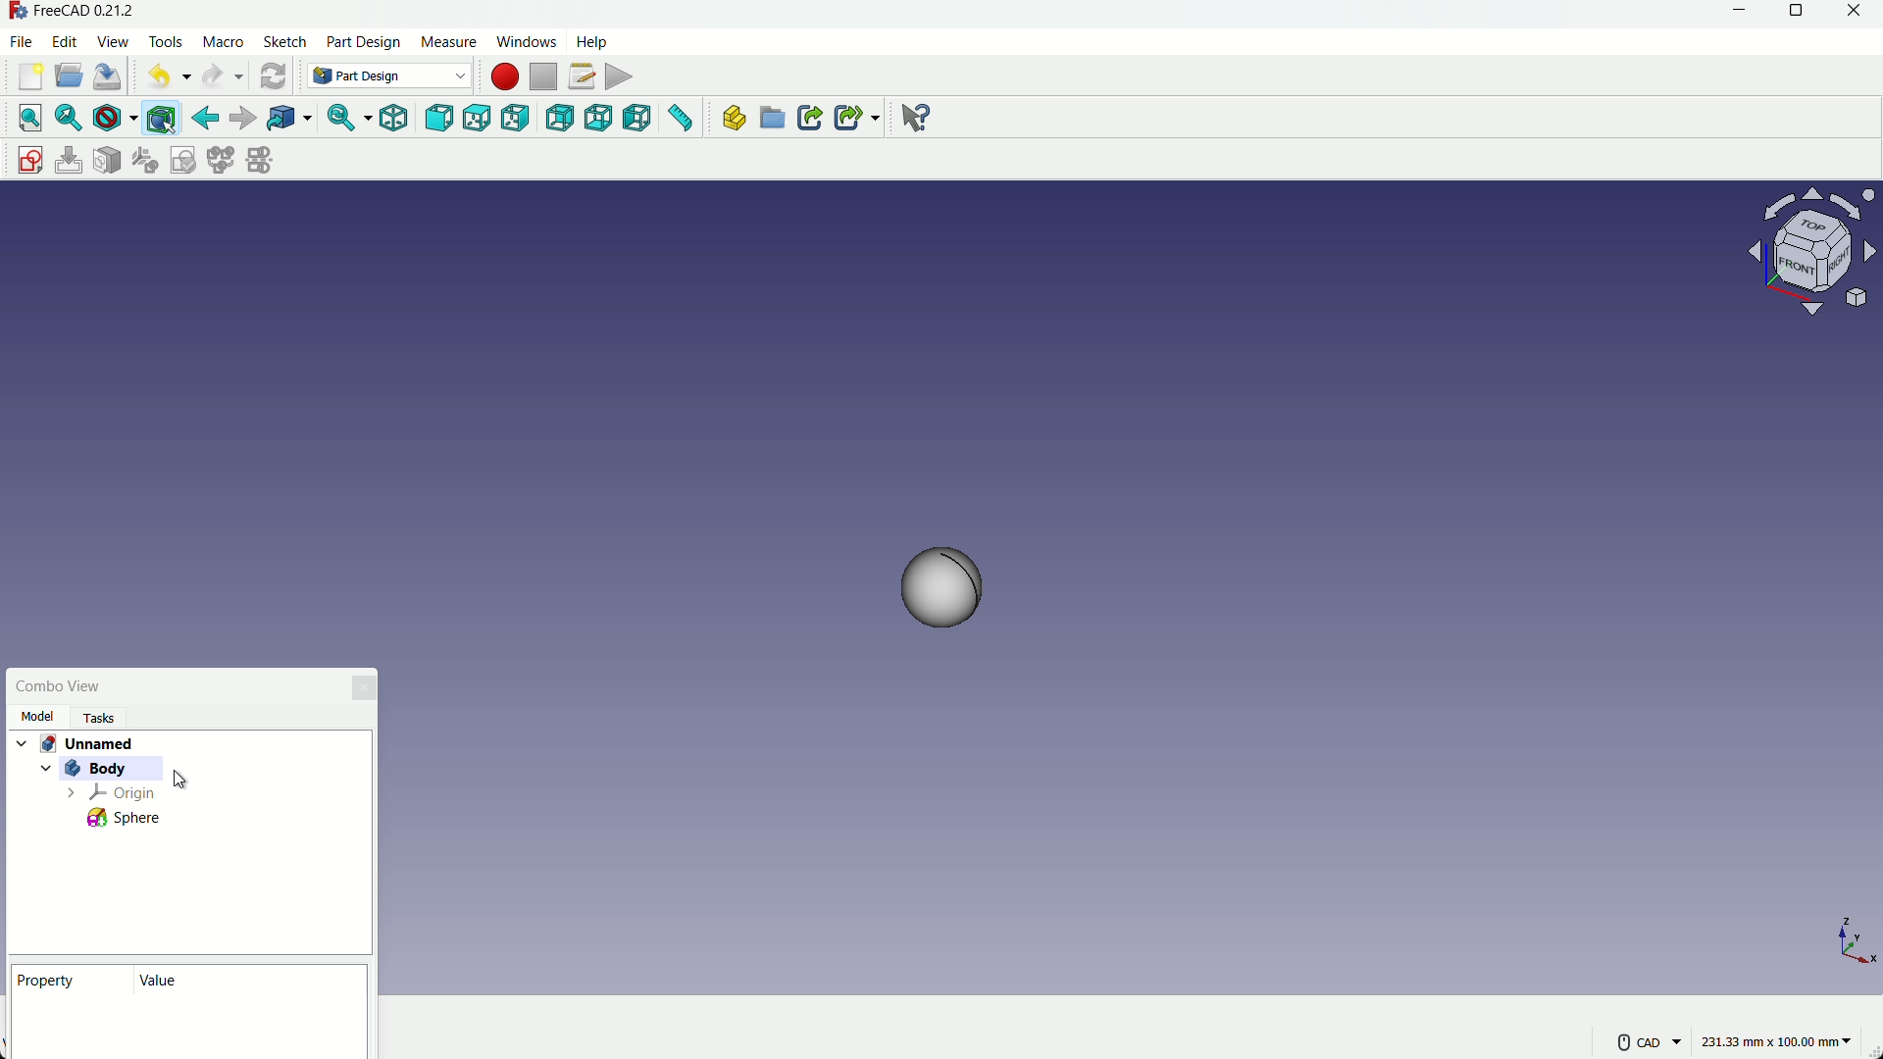 The width and height of the screenshot is (1883, 1059). What do you see at coordinates (181, 777) in the screenshot?
I see `cursor` at bounding box center [181, 777].